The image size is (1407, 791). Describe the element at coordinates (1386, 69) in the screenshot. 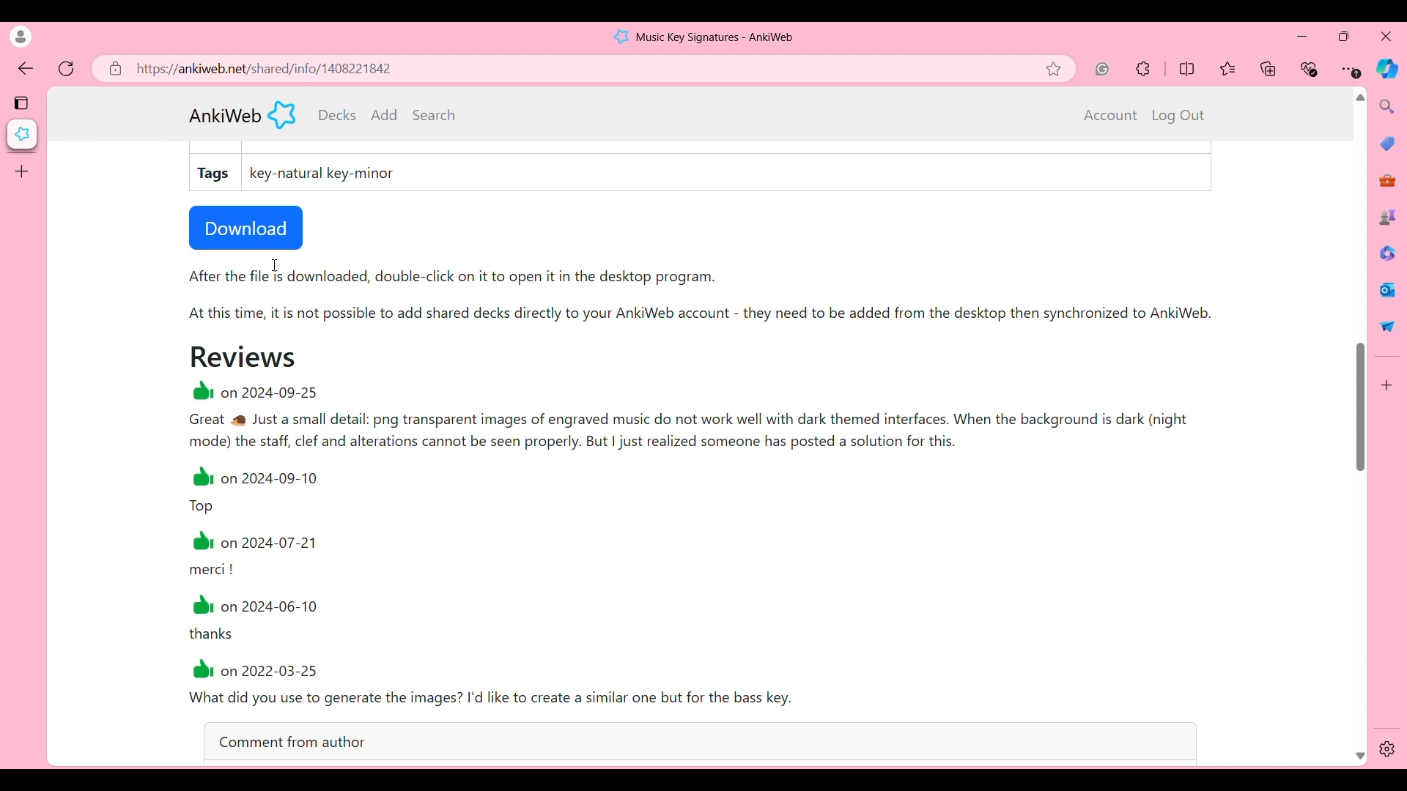

I see `Browser AI` at that location.